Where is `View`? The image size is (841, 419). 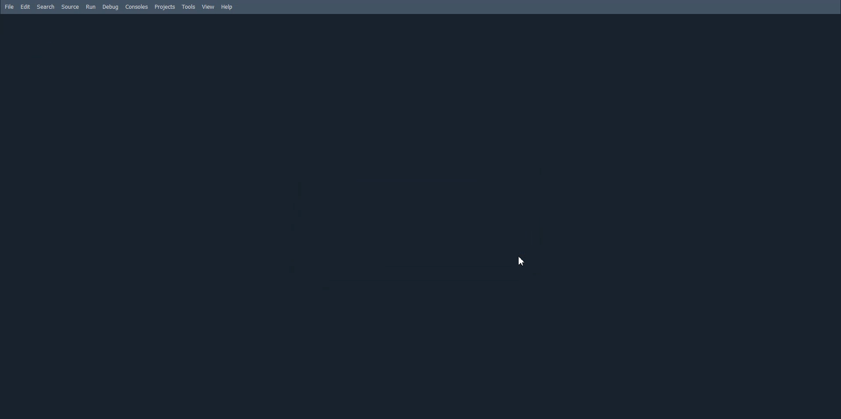 View is located at coordinates (208, 7).